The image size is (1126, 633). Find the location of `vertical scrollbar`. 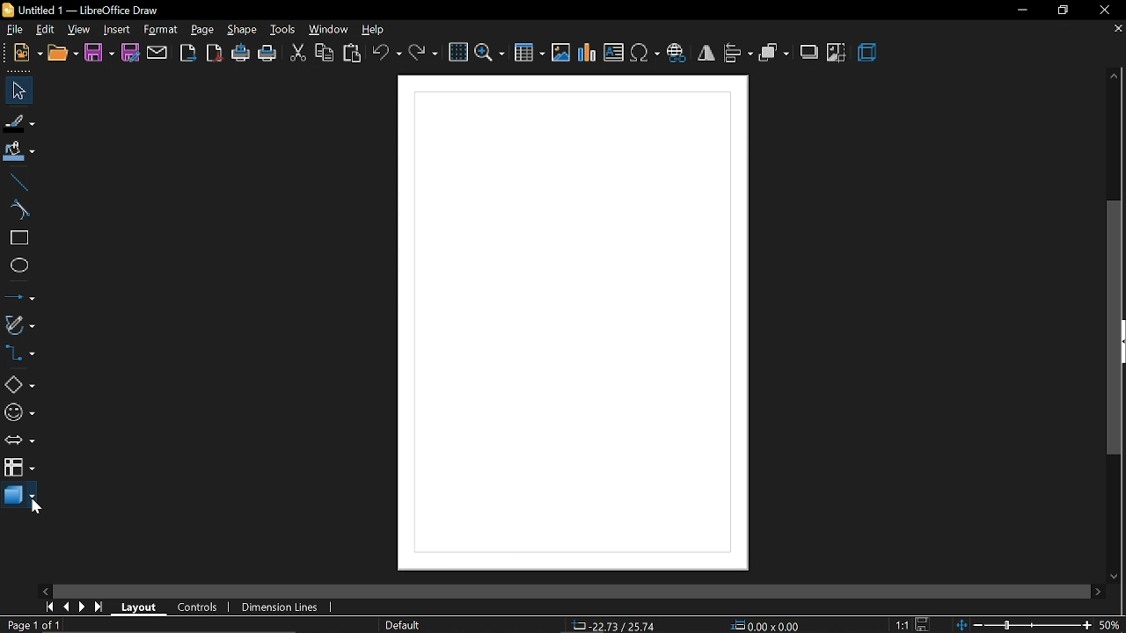

vertical scrollbar is located at coordinates (1116, 328).